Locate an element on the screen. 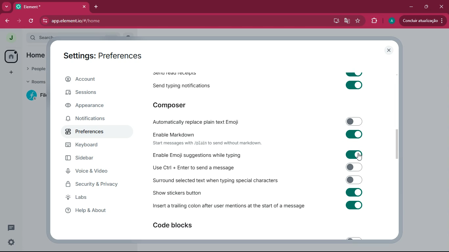 The width and height of the screenshot is (449, 252). Update is located at coordinates (424, 21).